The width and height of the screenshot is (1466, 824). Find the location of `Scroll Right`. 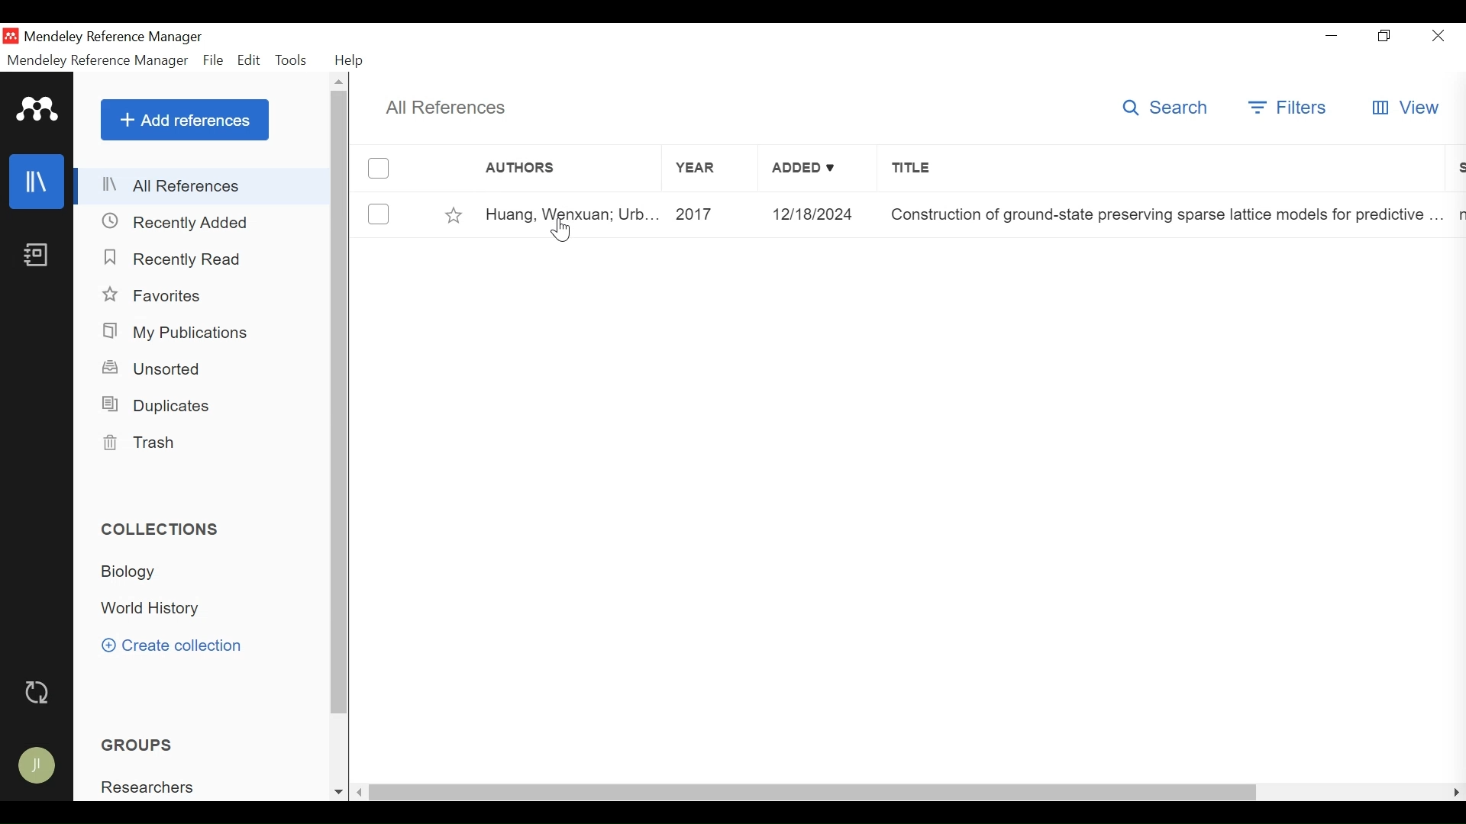

Scroll Right is located at coordinates (1456, 794).